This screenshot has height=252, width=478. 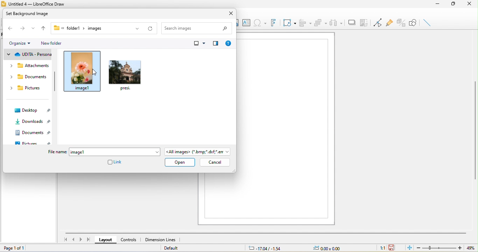 What do you see at coordinates (331, 247) in the screenshot?
I see `0.00x0.00` at bounding box center [331, 247].